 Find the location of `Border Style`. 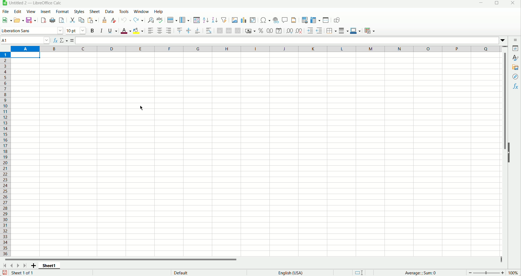

Border Style is located at coordinates (344, 31).